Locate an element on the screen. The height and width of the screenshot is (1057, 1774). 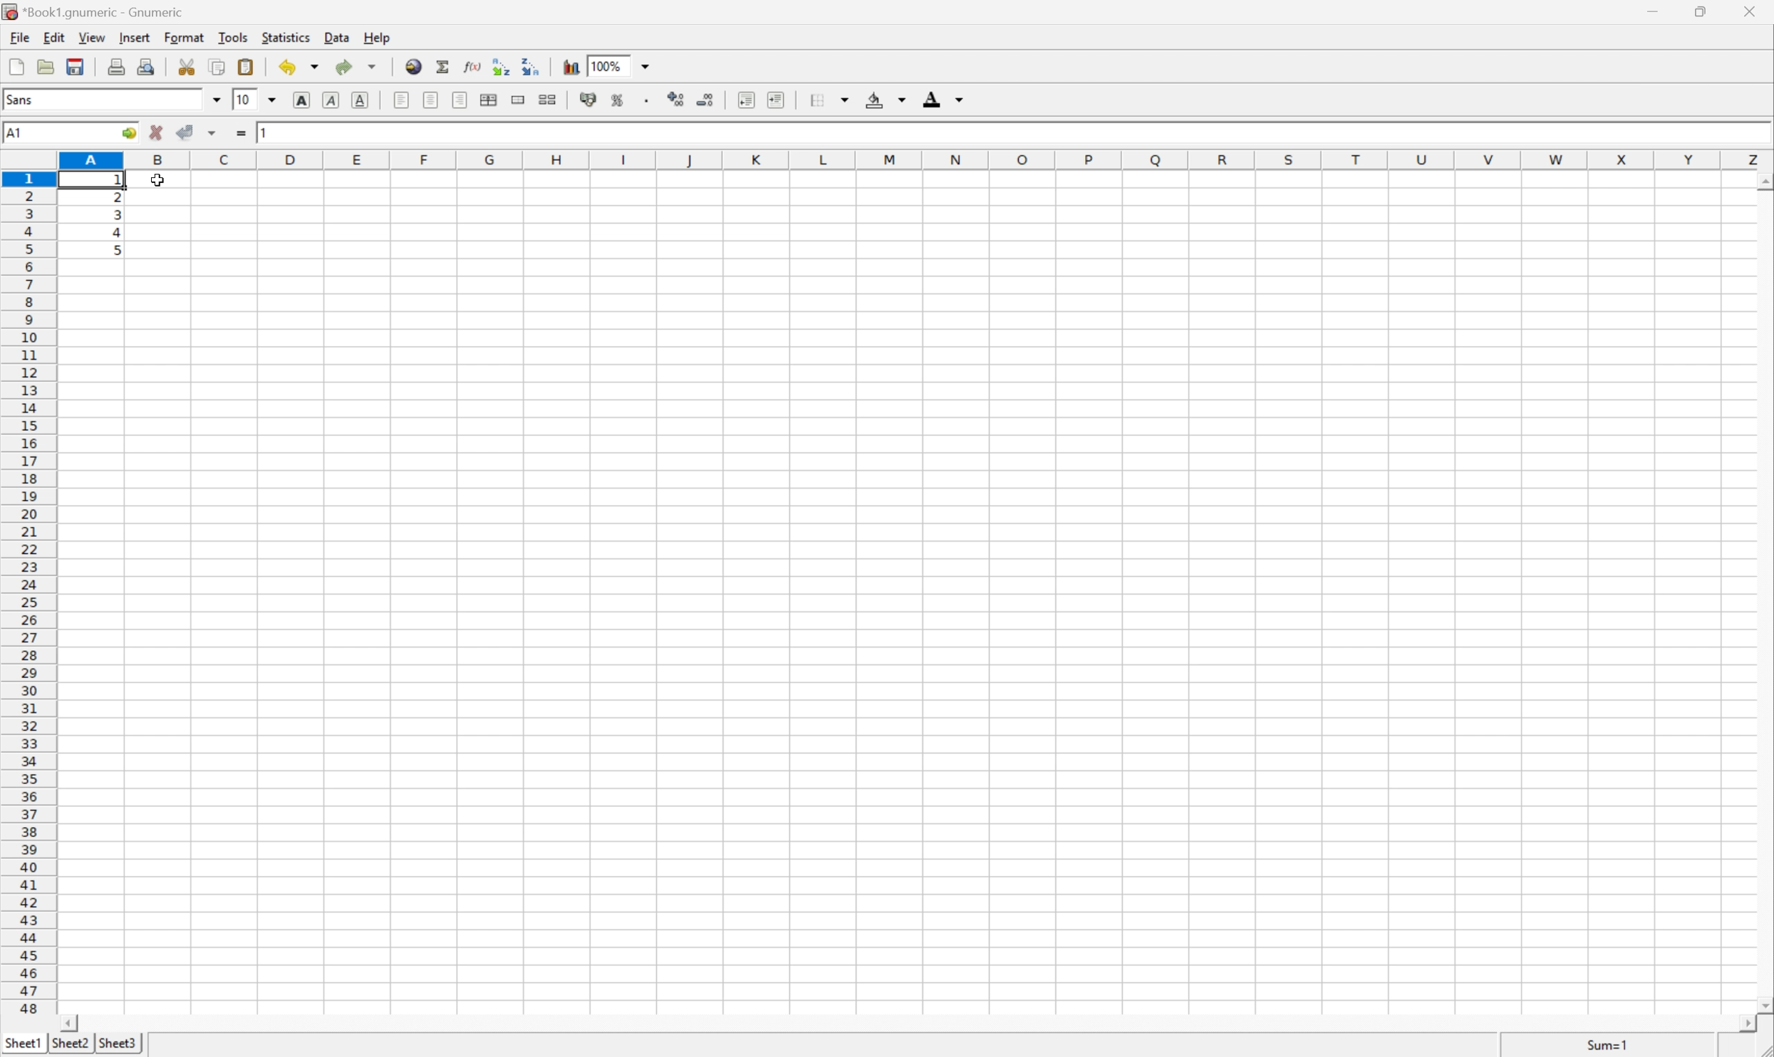
Sum=1 is located at coordinates (1609, 1046).